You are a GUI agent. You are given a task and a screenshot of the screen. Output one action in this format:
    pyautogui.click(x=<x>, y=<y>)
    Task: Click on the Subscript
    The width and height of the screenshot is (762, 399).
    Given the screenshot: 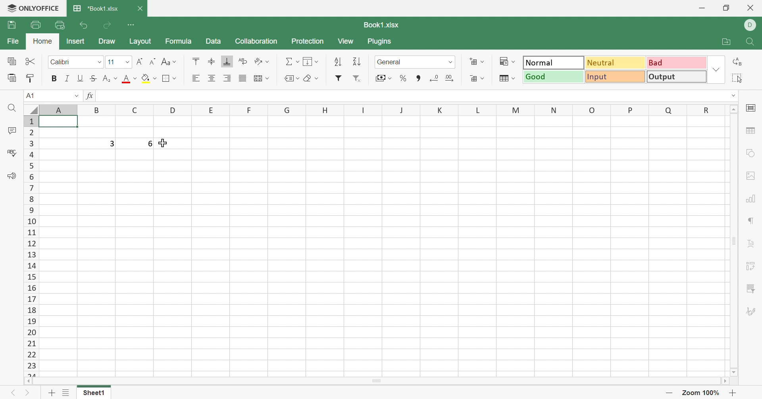 What is the action you would take?
    pyautogui.click(x=111, y=79)
    